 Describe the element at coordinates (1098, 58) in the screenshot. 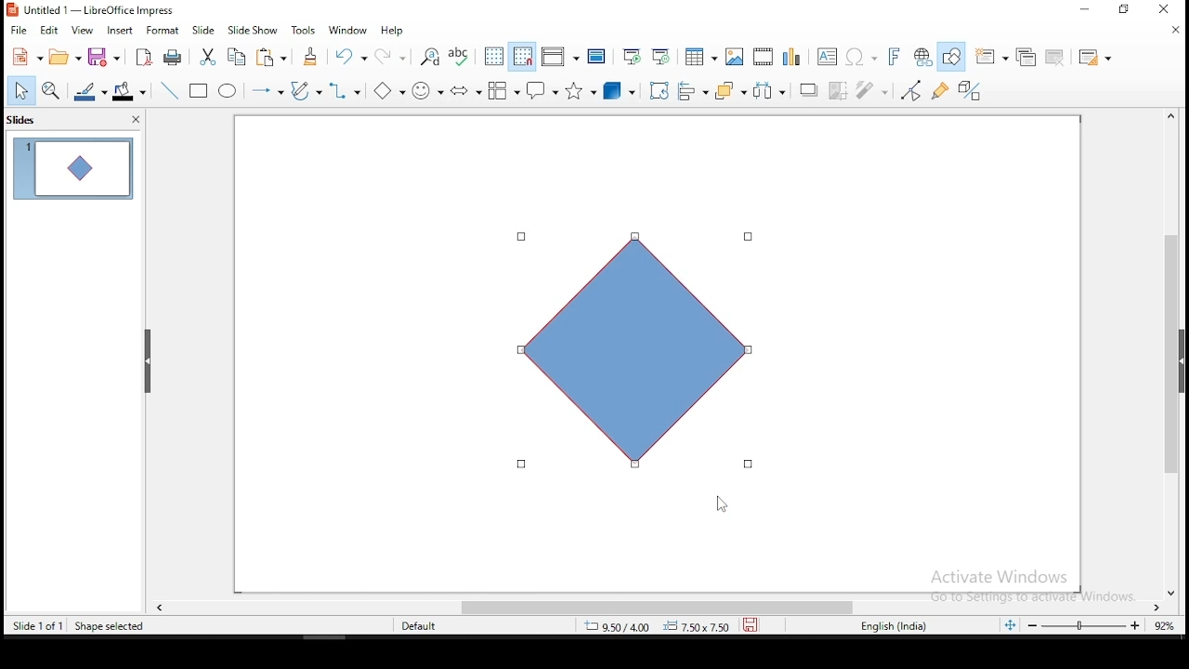

I see `slide layout` at that location.